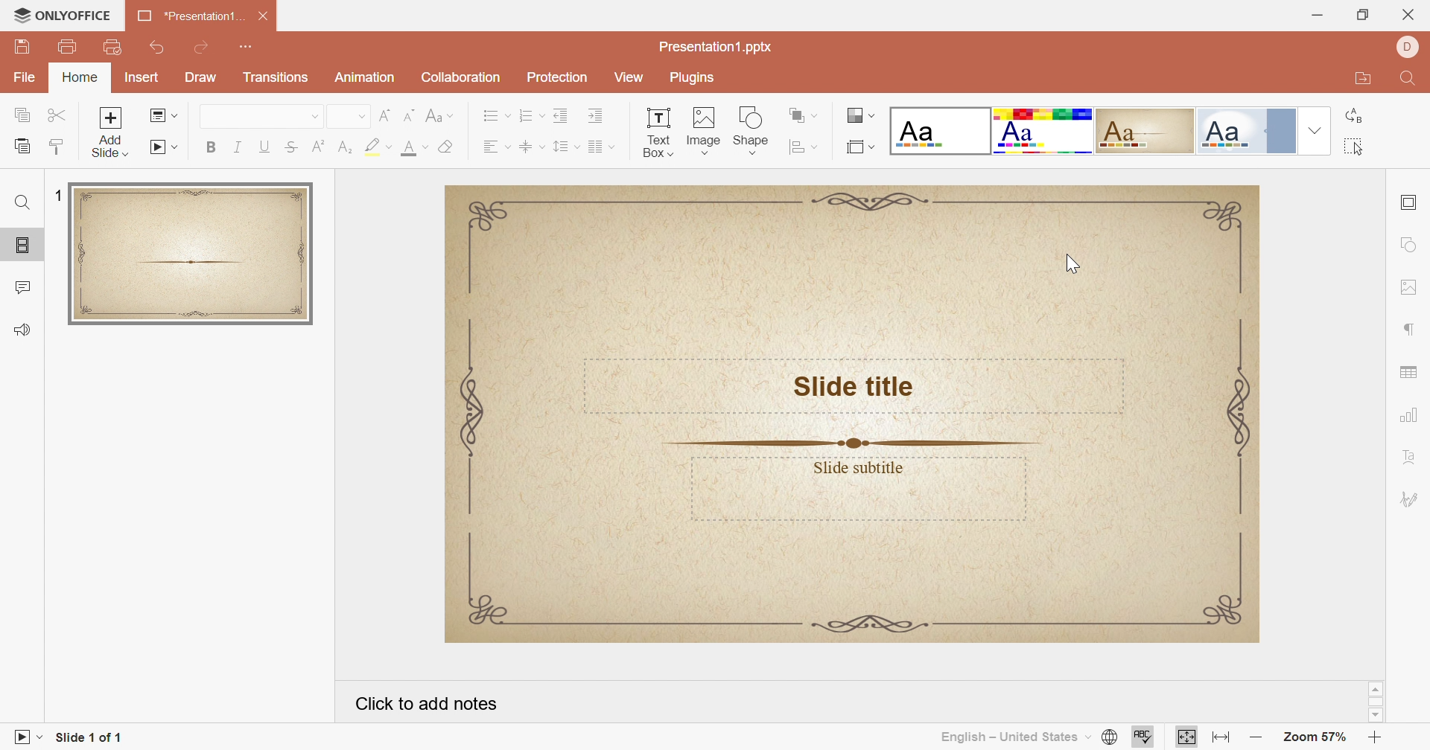 Image resolution: width=1430 pixels, height=750 pixels. Describe the element at coordinates (1411, 330) in the screenshot. I see `Paragraph settings` at that location.